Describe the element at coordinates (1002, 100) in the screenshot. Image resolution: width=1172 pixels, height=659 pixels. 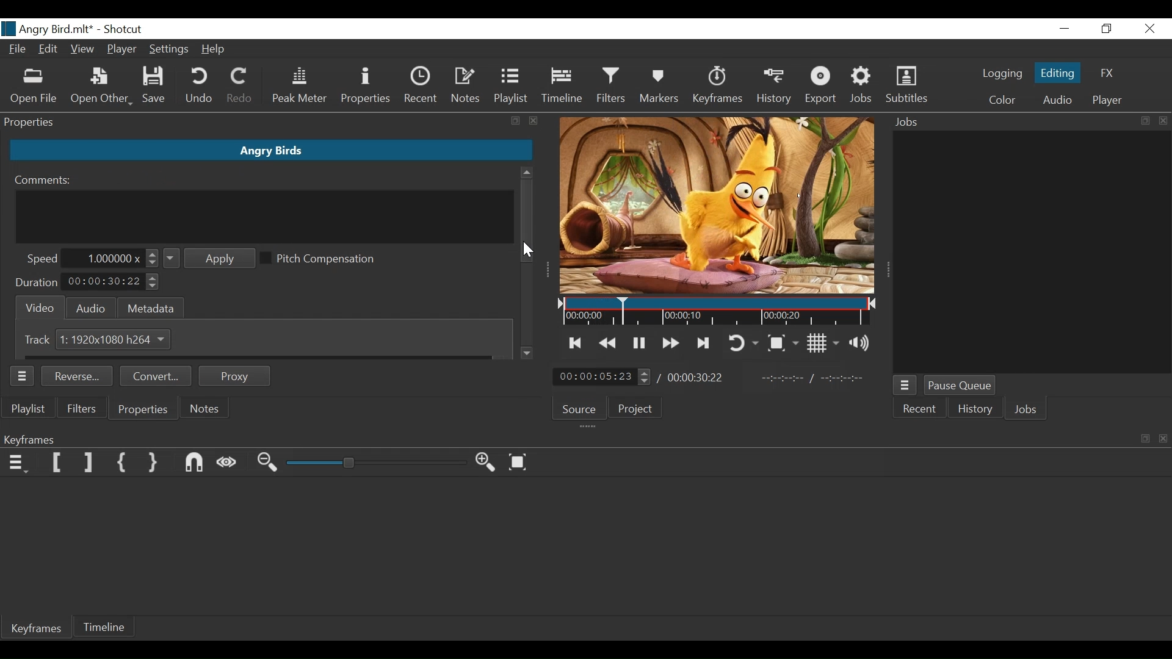
I see `Color` at that location.